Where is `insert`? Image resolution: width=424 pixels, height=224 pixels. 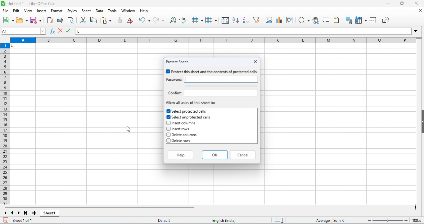 insert is located at coordinates (42, 11).